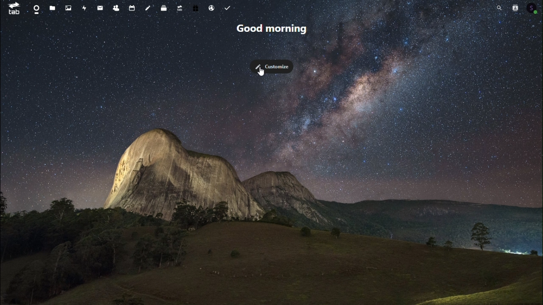 The image size is (543, 305). Describe the element at coordinates (514, 7) in the screenshot. I see `Contacts` at that location.